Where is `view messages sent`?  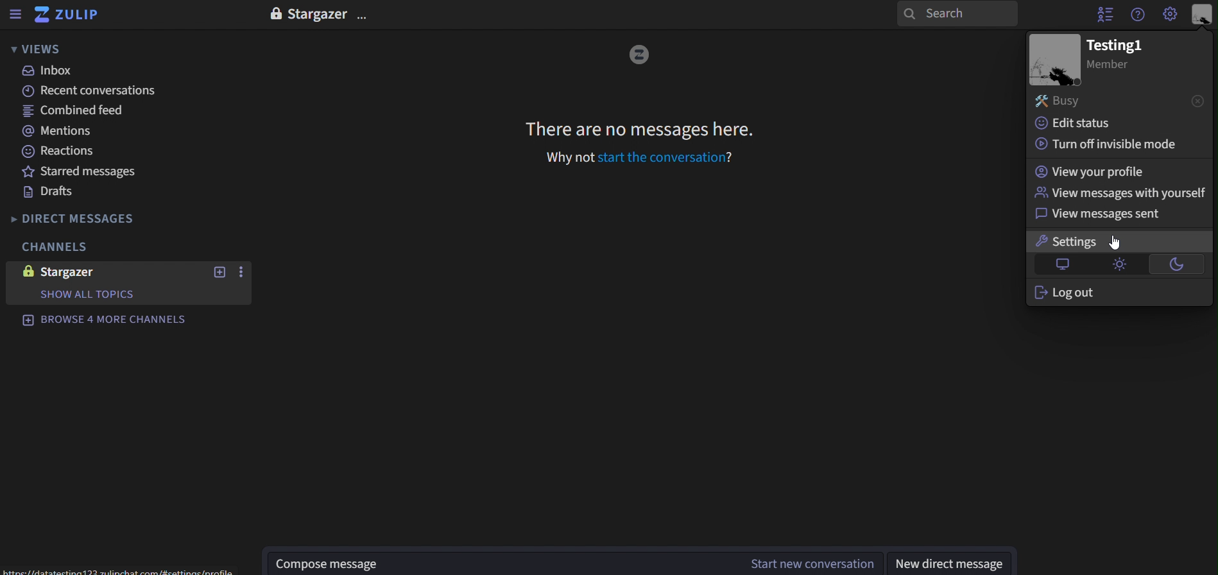 view messages sent is located at coordinates (1099, 215).